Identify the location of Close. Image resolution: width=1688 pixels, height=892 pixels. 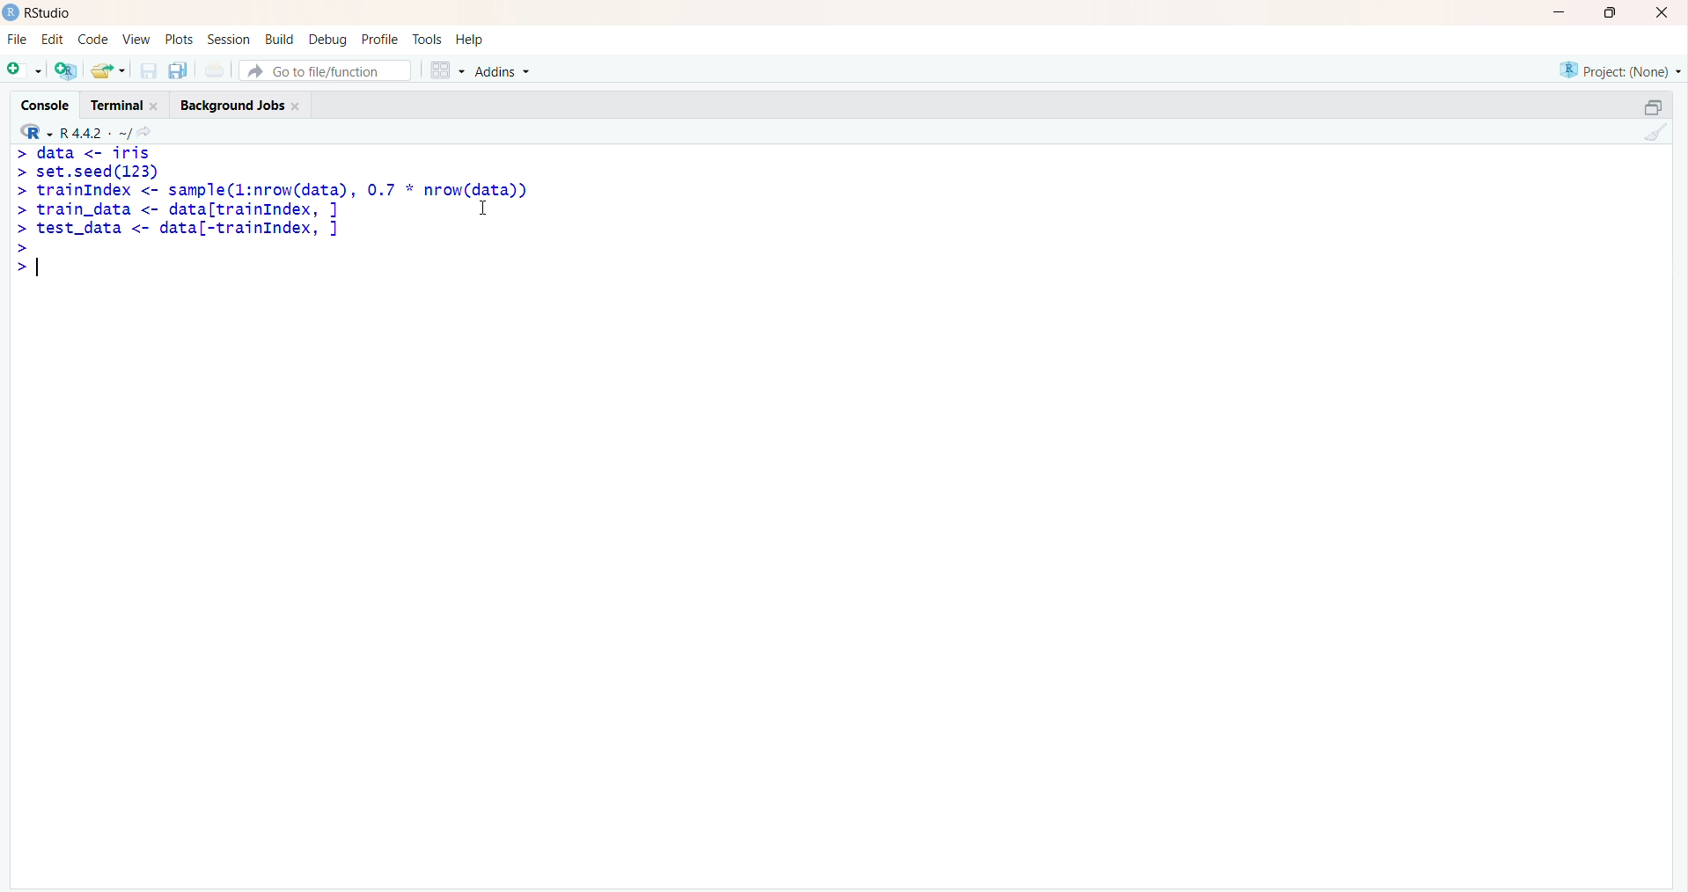
(1662, 14).